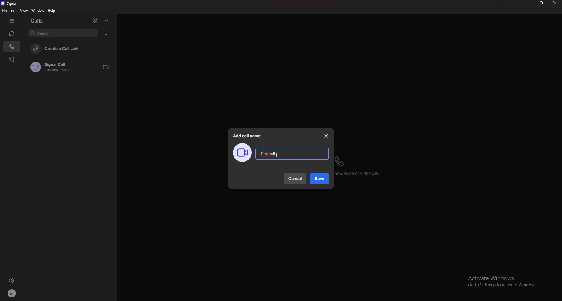 The image size is (562, 301). I want to click on save, so click(320, 179).